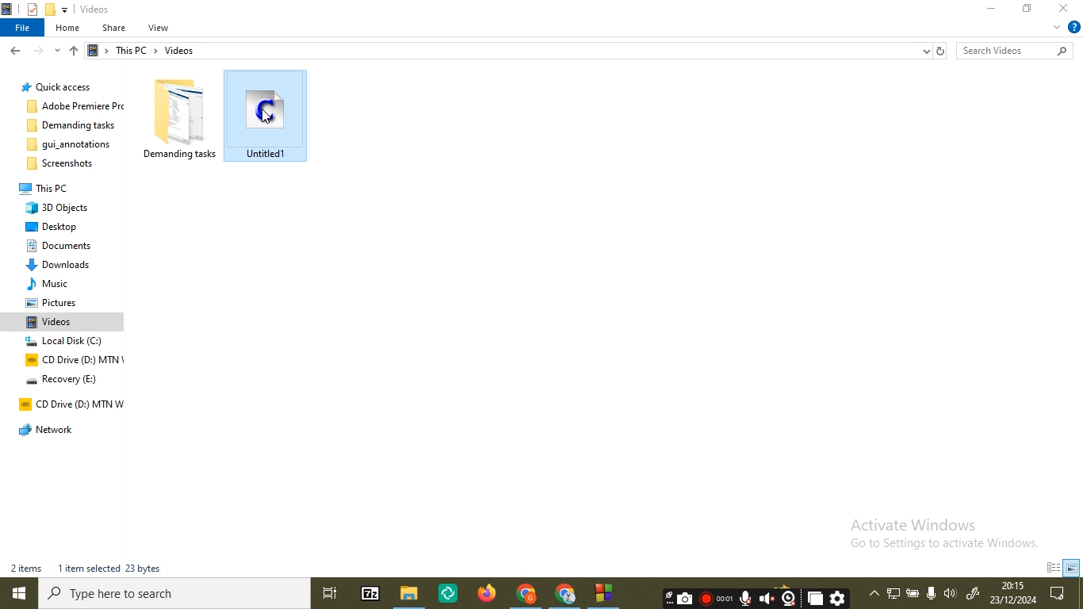  What do you see at coordinates (20, 593) in the screenshot?
I see `windows` at bounding box center [20, 593].